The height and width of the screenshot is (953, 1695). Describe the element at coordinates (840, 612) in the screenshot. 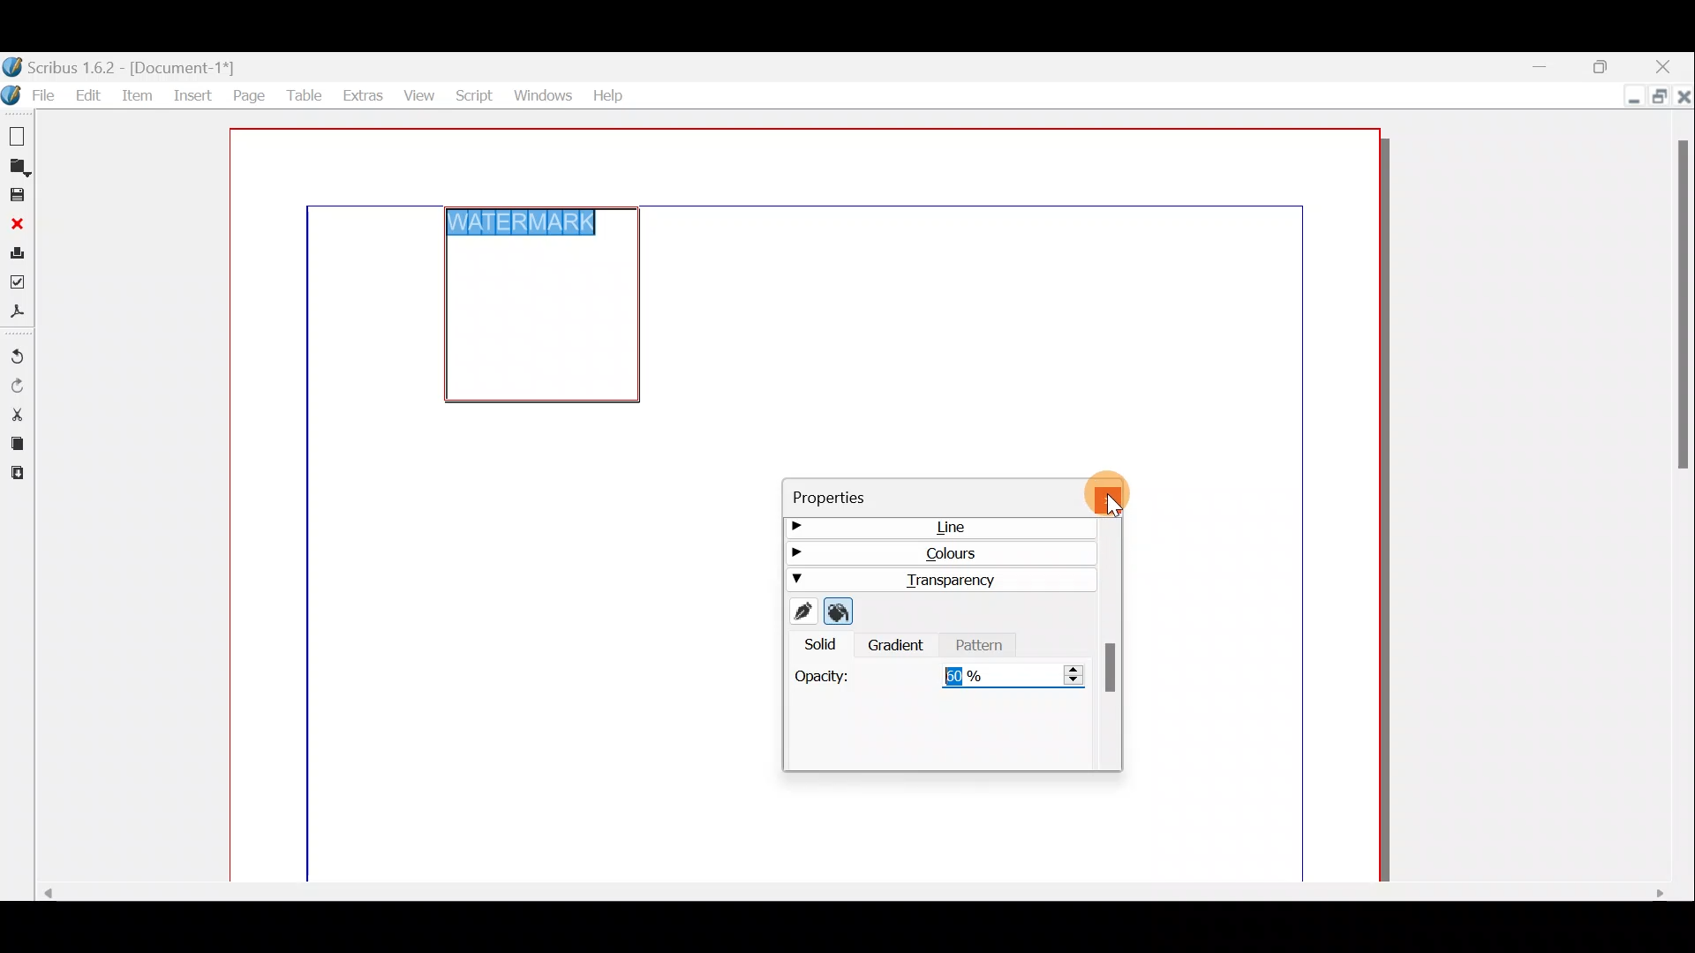

I see `Edit fill colour properties` at that location.